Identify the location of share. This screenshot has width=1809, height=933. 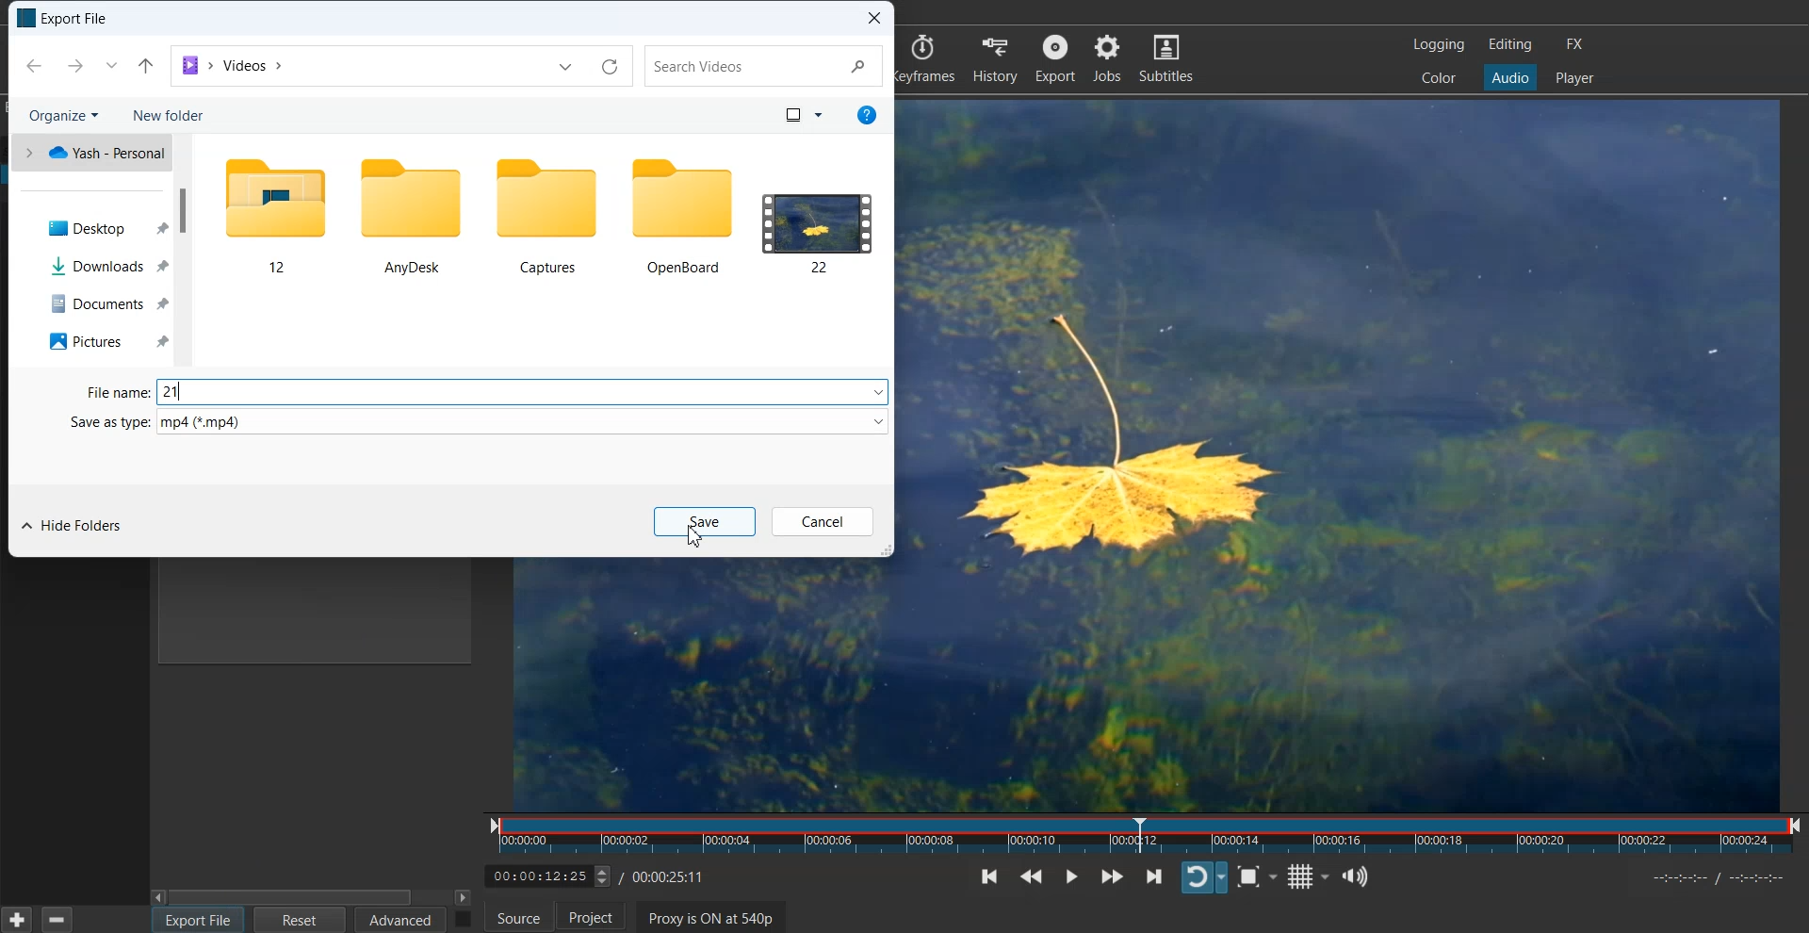
(147, 66).